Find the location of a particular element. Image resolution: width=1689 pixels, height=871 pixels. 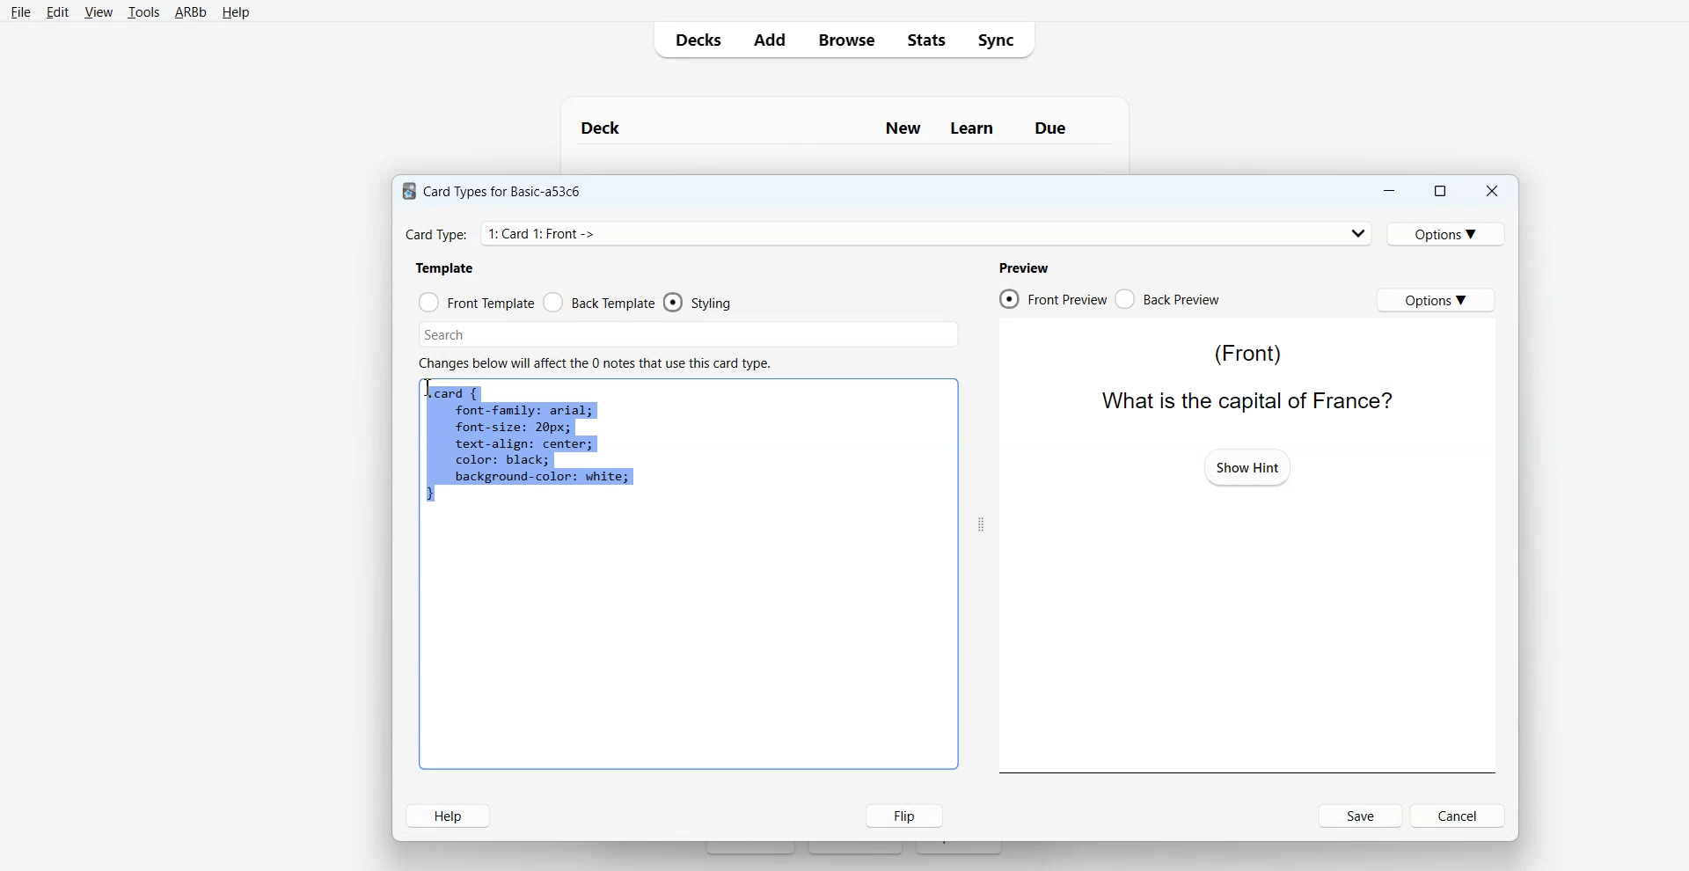

Front Template is located at coordinates (477, 303).